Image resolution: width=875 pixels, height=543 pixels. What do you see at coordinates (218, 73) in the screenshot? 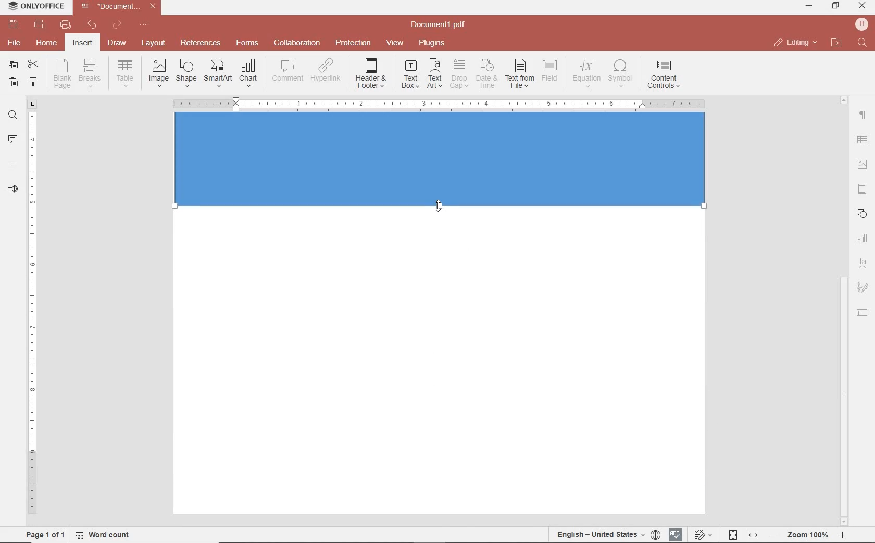
I see `INSERT SMART ART` at bounding box center [218, 73].